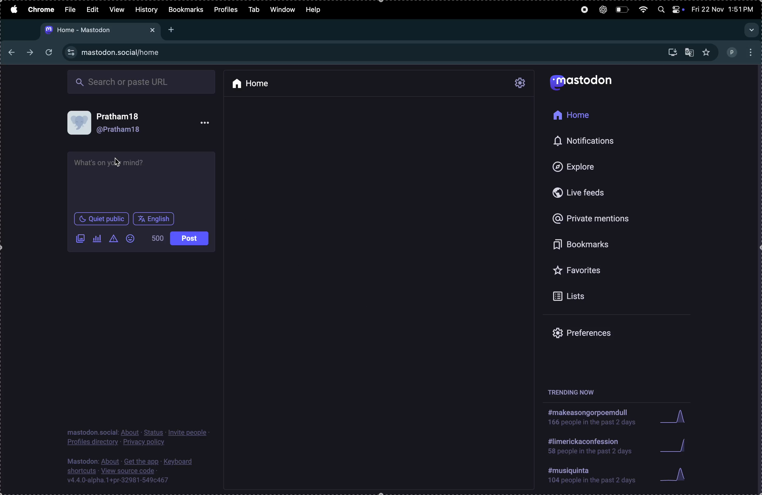 The height and width of the screenshot is (495, 762). Describe the element at coordinates (590, 417) in the screenshot. I see `hashtag` at that location.